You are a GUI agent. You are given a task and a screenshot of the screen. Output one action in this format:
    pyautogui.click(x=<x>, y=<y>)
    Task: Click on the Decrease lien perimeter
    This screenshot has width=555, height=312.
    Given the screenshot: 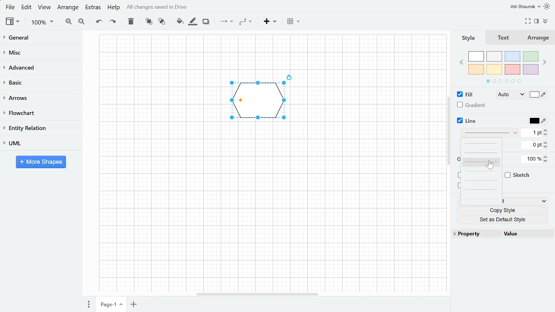 What is the action you would take?
    pyautogui.click(x=546, y=147)
    